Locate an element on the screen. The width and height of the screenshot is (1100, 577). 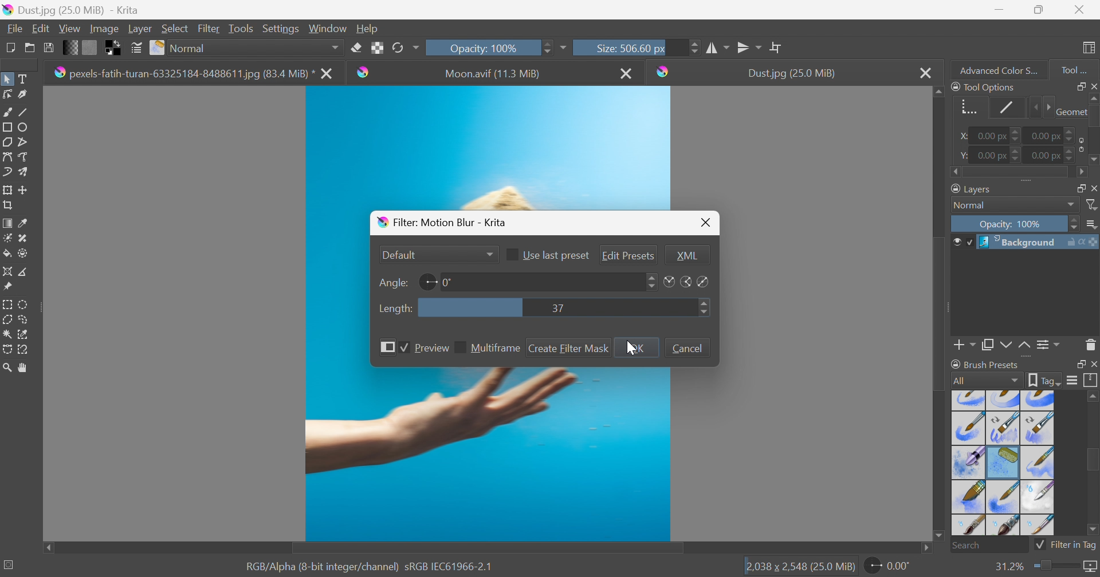
Slider is located at coordinates (1075, 224).